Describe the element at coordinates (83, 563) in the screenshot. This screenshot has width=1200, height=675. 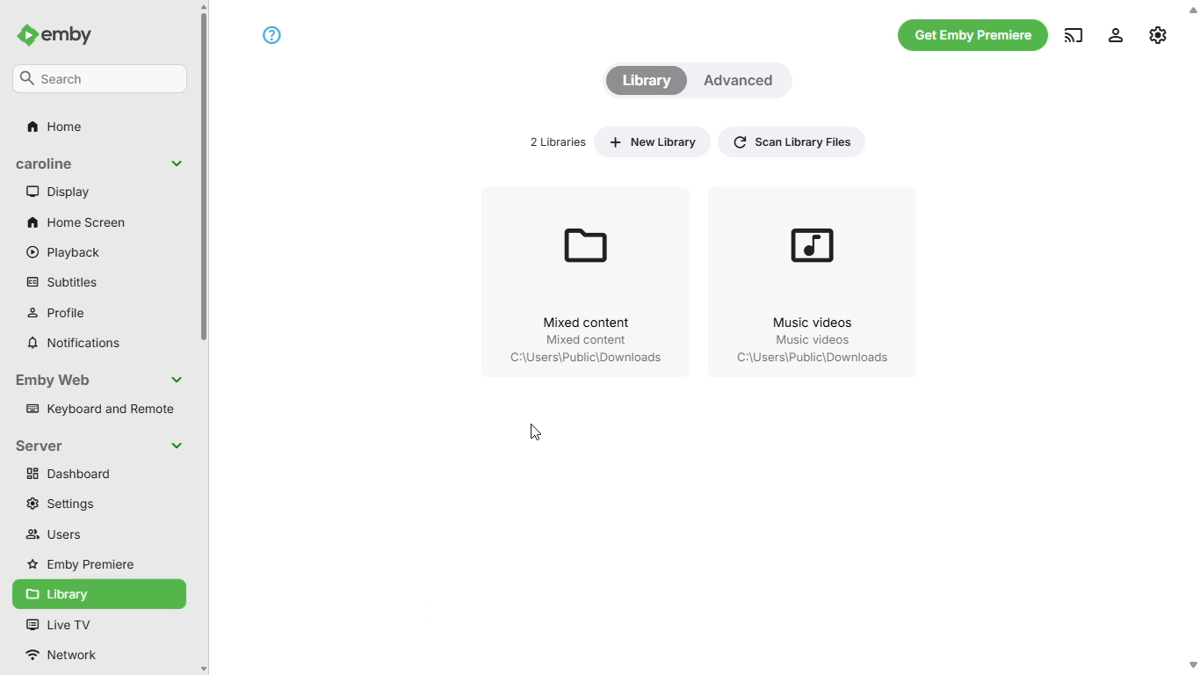
I see `emby premiere` at that location.